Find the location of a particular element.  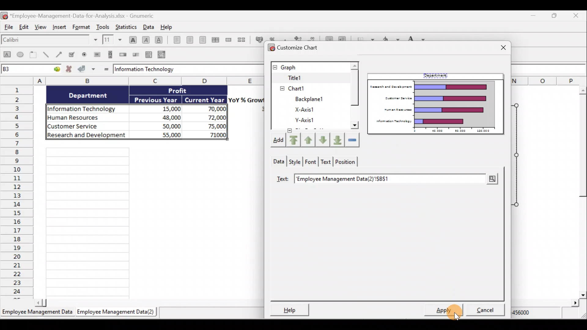

Sheet 2 is located at coordinates (117, 312).